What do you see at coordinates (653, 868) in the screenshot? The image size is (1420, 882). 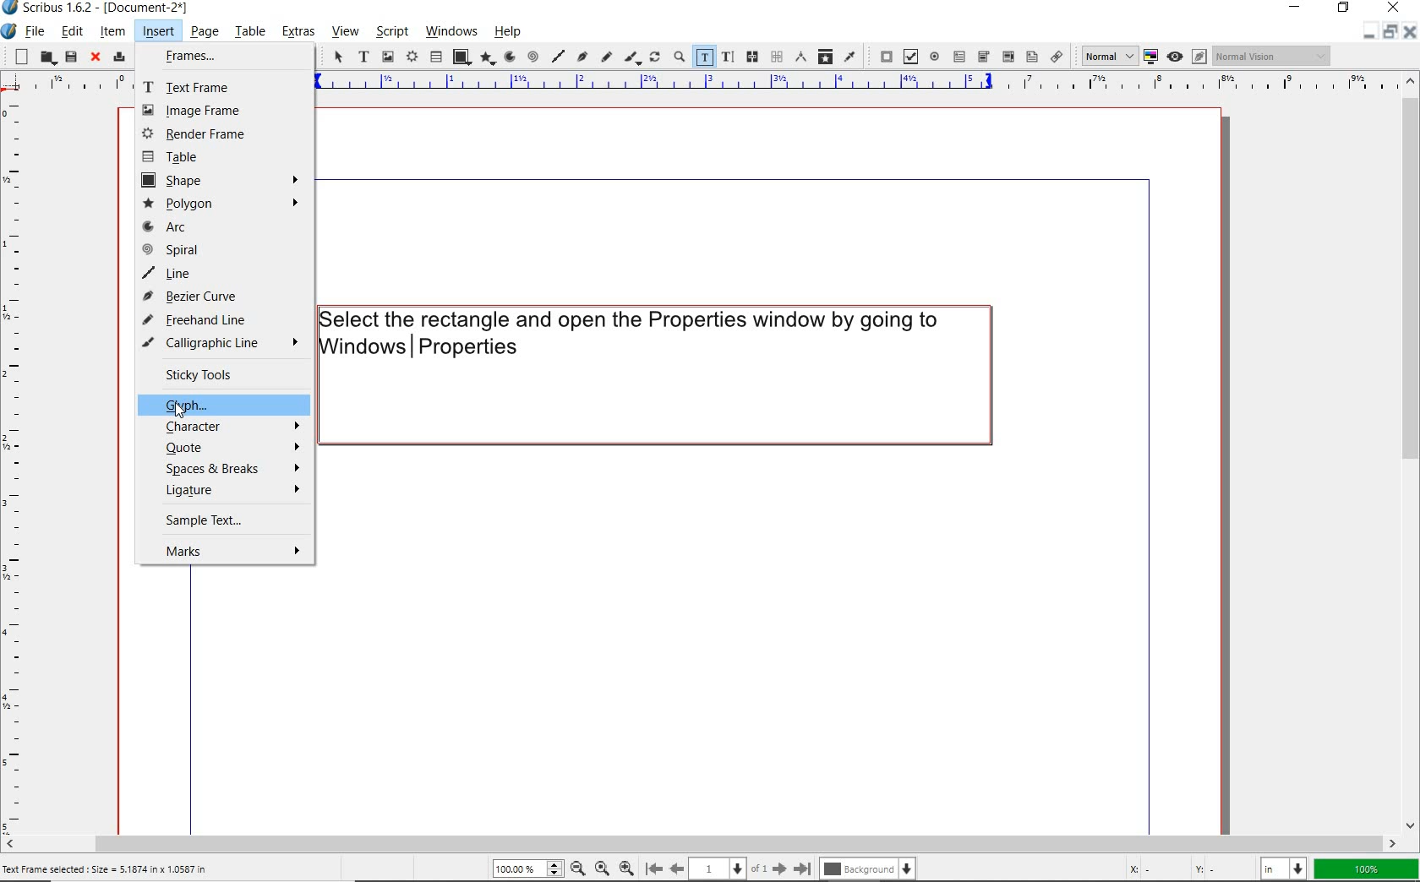 I see `go to the first page` at bounding box center [653, 868].